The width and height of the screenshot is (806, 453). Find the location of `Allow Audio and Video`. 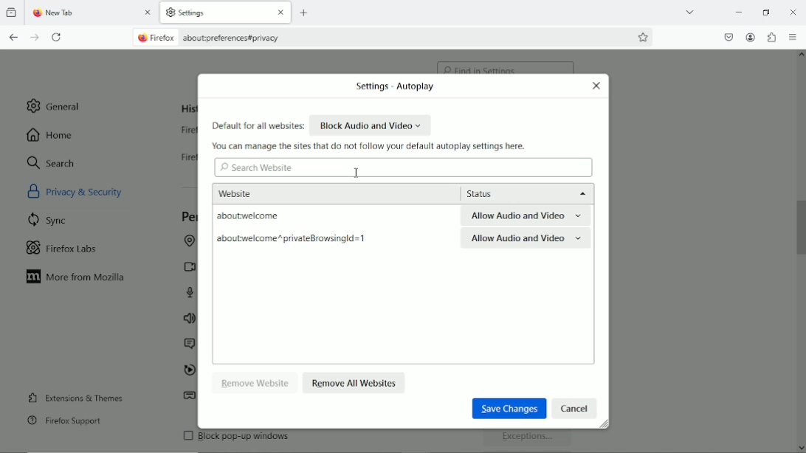

Allow Audio and Video is located at coordinates (527, 216).